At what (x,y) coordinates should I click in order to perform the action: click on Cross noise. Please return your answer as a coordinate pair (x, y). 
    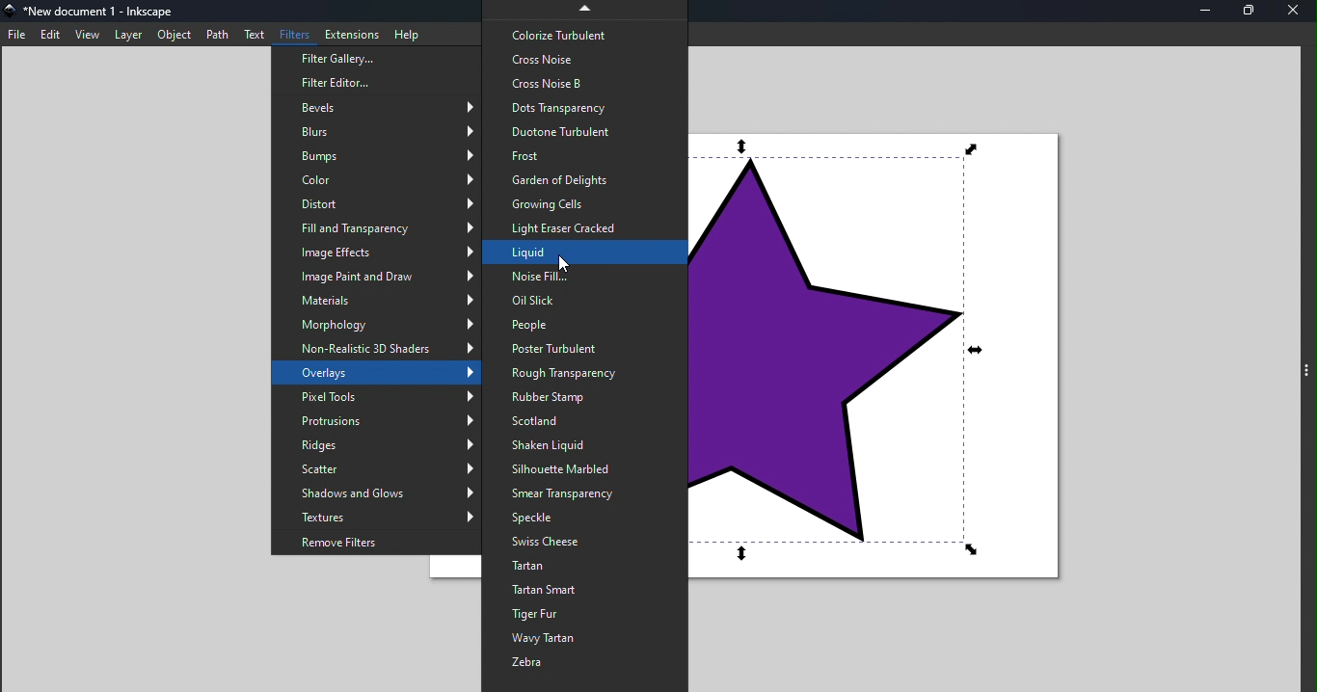
    Looking at the image, I should click on (584, 59).